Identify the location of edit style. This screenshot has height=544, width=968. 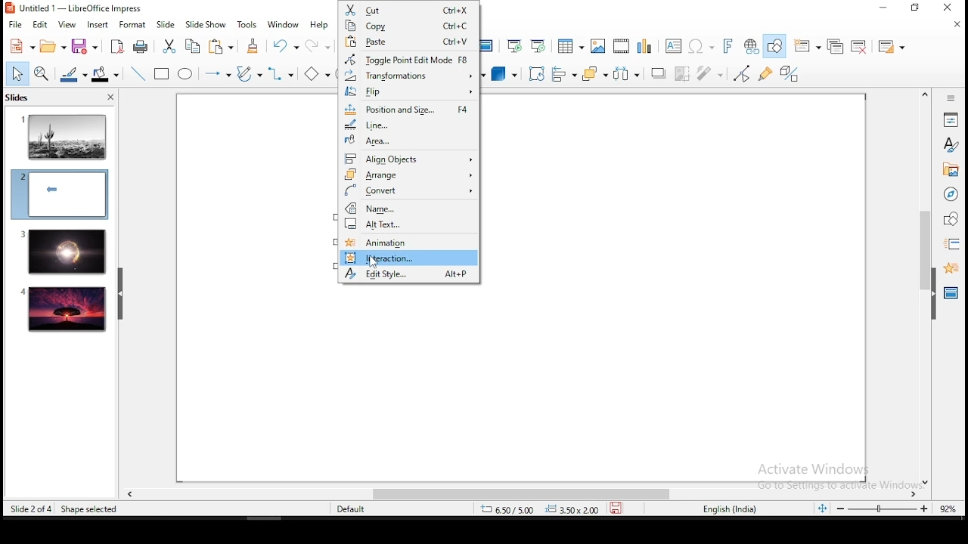
(410, 274).